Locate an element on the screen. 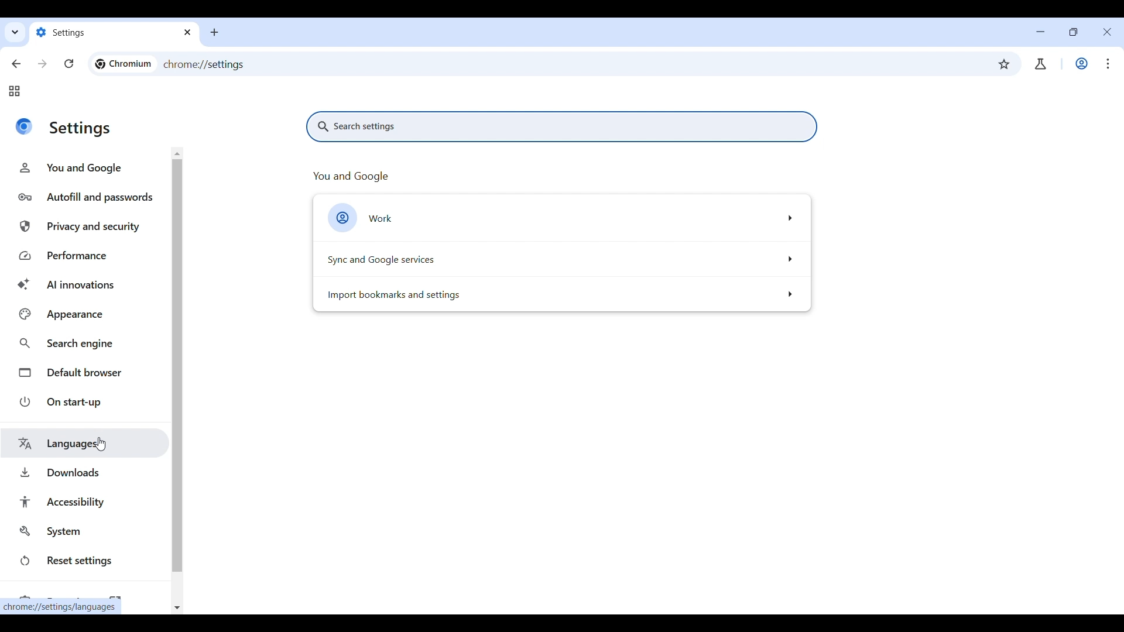 This screenshot has height=632, width=1124. Show interface in a smaller tab is located at coordinates (1071, 34).